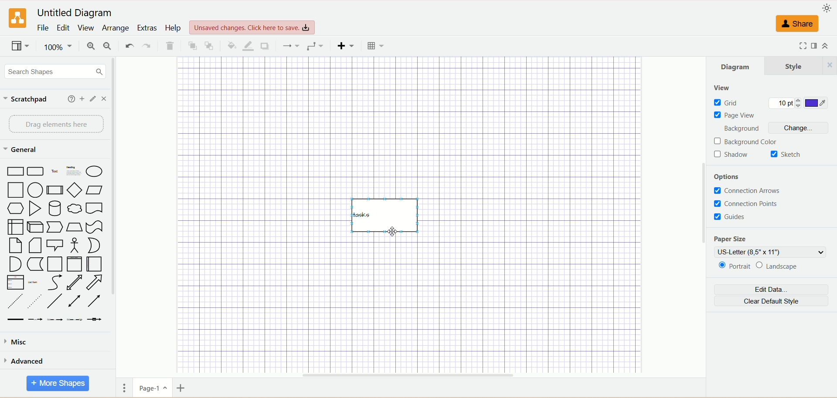 Image resolution: width=837 pixels, height=398 pixels. Describe the element at coordinates (75, 227) in the screenshot. I see `Trapezoid` at that location.